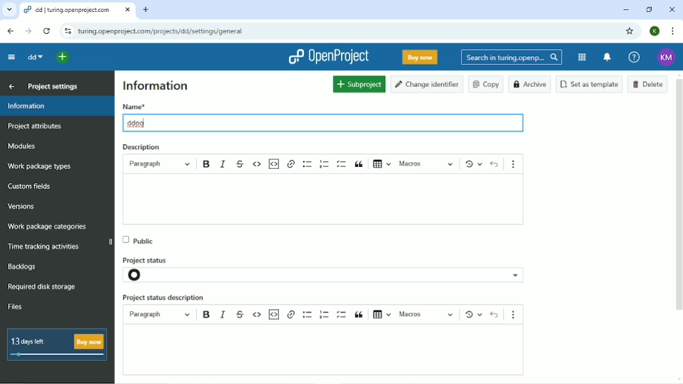 The height and width of the screenshot is (384, 683). Describe the element at coordinates (42, 288) in the screenshot. I see `Required disk storage` at that location.